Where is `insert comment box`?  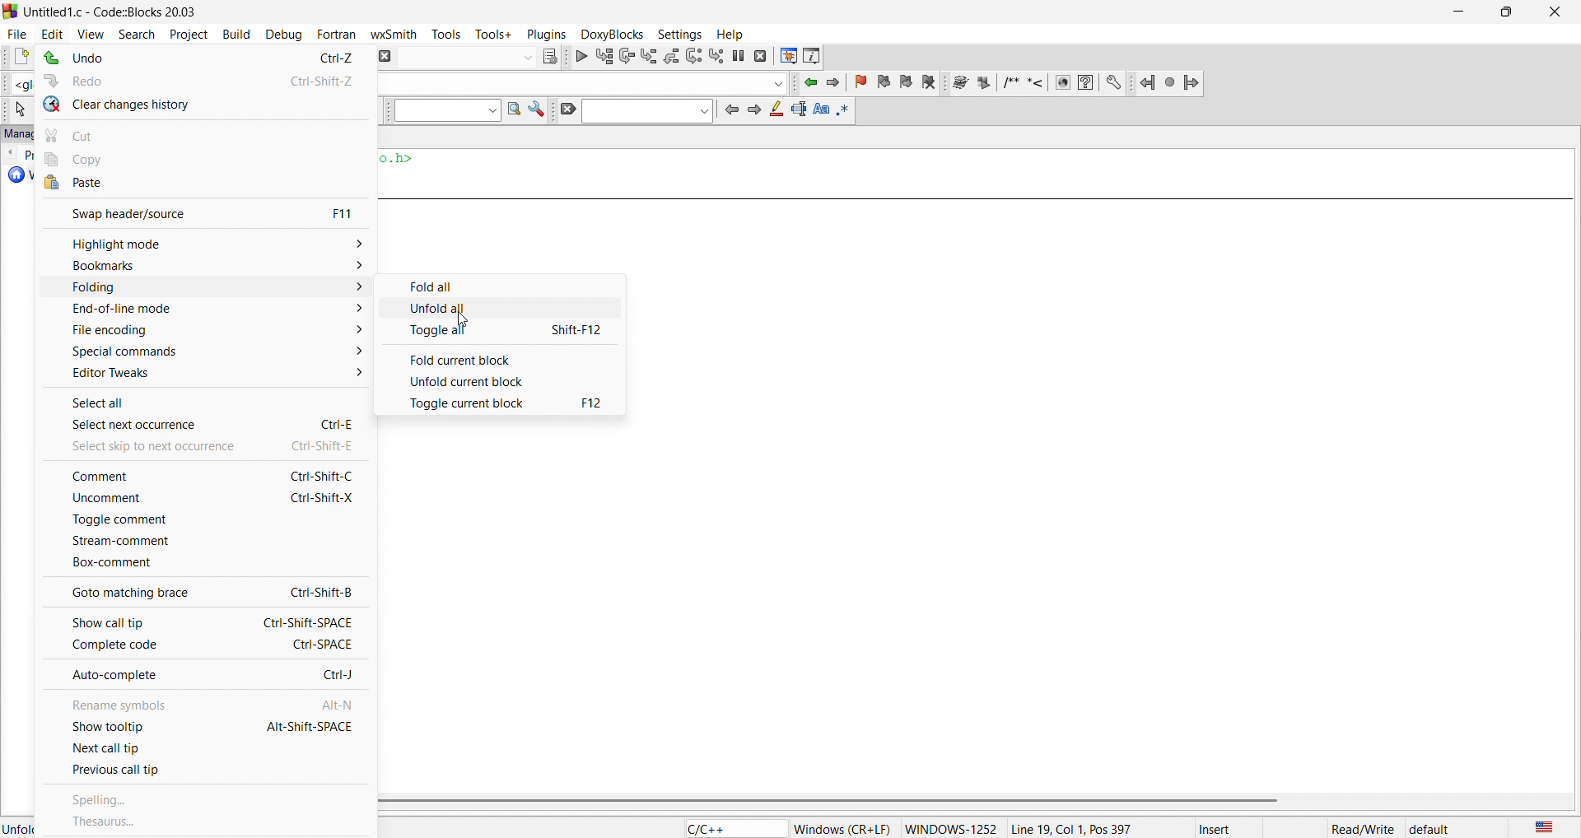 insert comment box is located at coordinates (1010, 82).